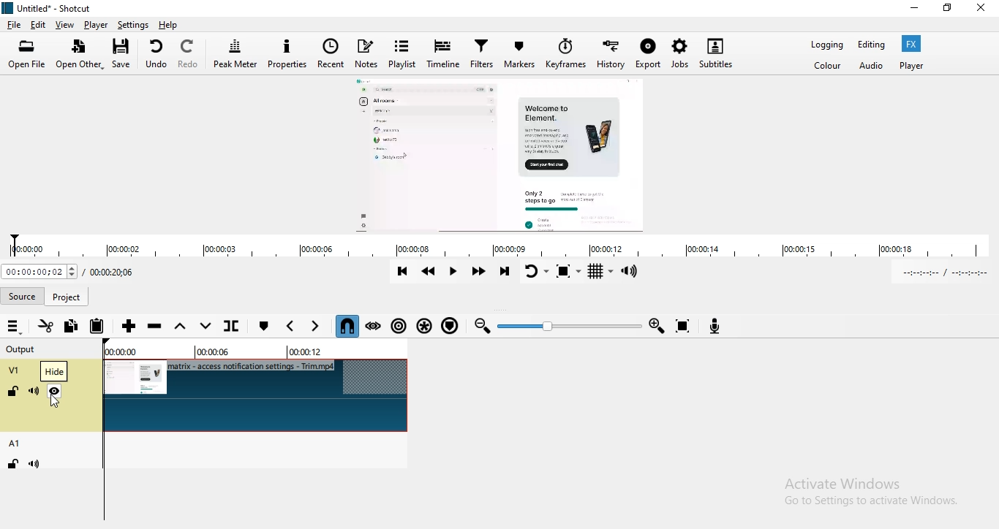 The height and width of the screenshot is (529, 999). Describe the element at coordinates (503, 153) in the screenshot. I see `visible media view` at that location.